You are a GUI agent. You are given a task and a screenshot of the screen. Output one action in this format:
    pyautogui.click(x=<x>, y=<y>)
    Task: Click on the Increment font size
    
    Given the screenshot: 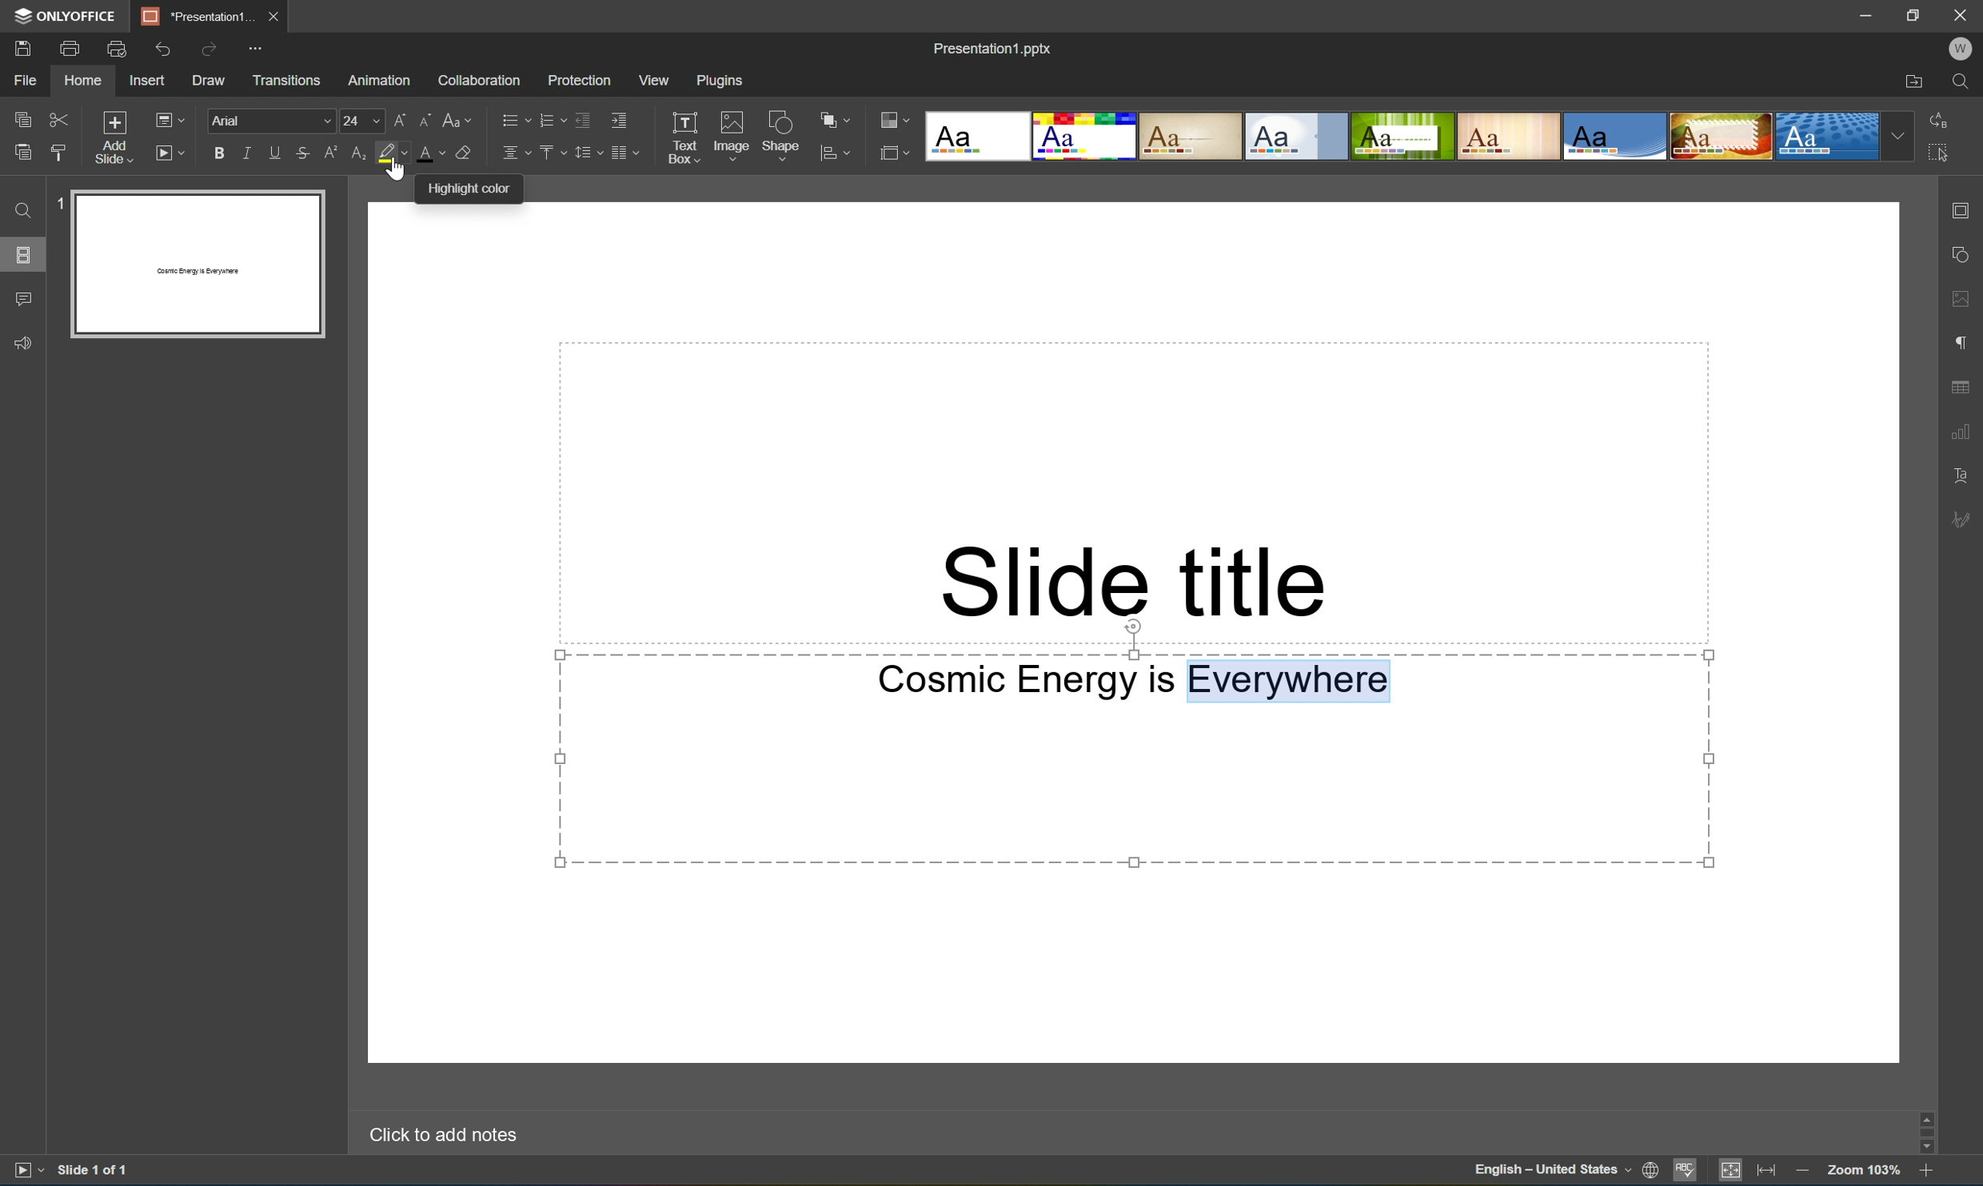 What is the action you would take?
    pyautogui.click(x=399, y=114)
    